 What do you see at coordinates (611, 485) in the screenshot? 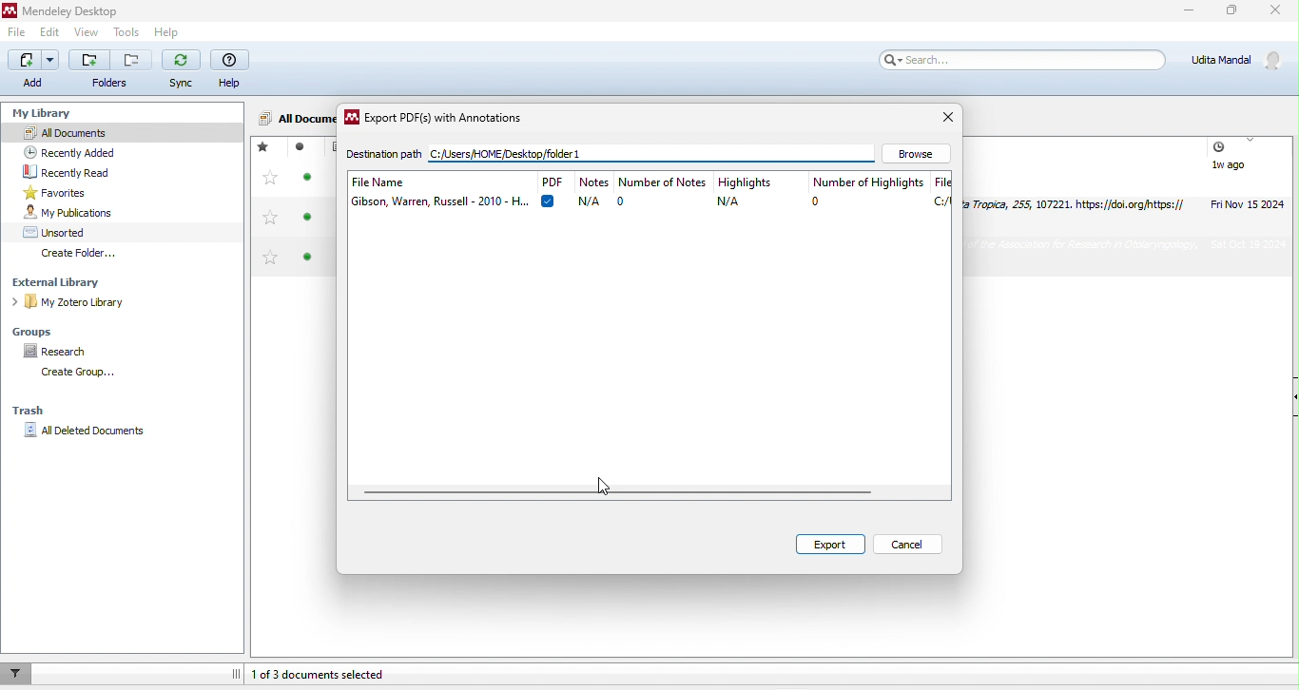
I see `cursor movement` at bounding box center [611, 485].